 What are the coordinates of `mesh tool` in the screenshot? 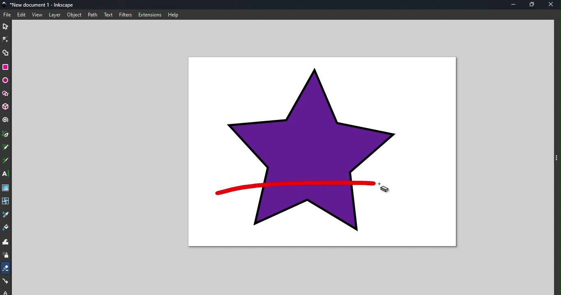 It's located at (6, 201).